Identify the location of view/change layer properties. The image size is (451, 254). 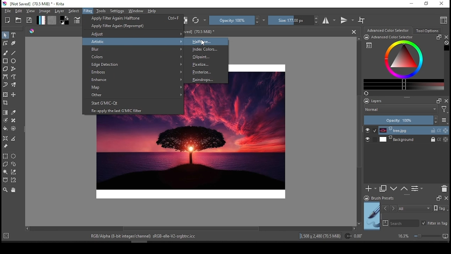
(419, 189).